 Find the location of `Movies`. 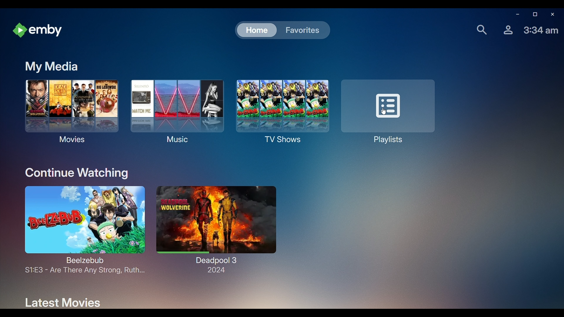

Movies is located at coordinates (70, 114).